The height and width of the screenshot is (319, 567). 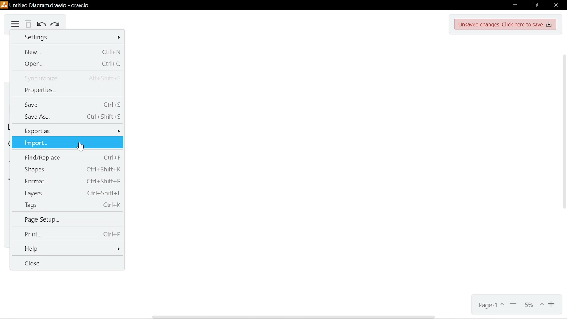 I want to click on Save as (shortcut Ctrl+Shift+S), so click(x=67, y=117).